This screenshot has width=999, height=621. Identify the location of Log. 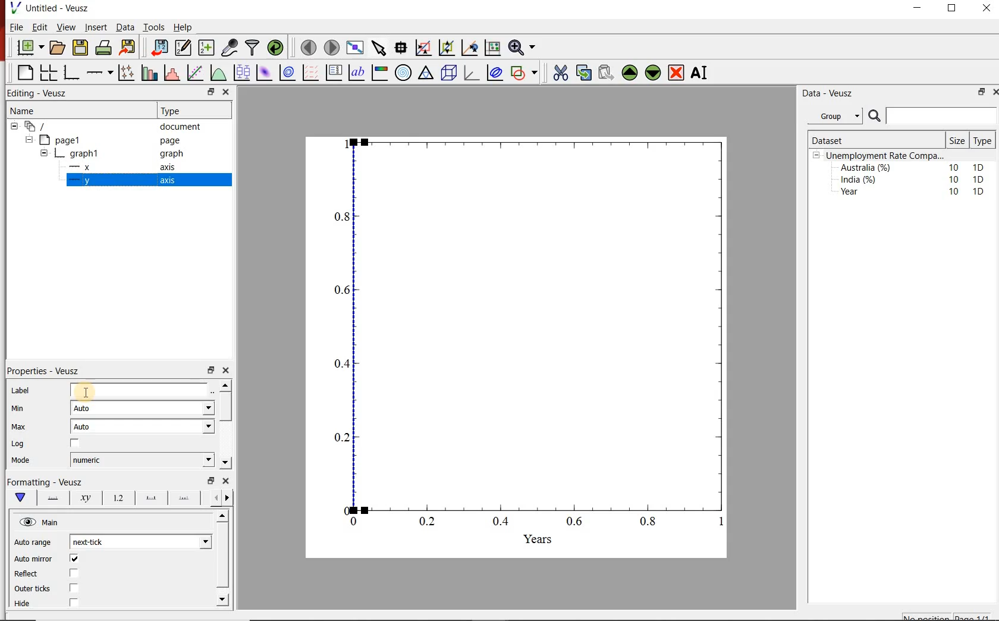
(22, 445).